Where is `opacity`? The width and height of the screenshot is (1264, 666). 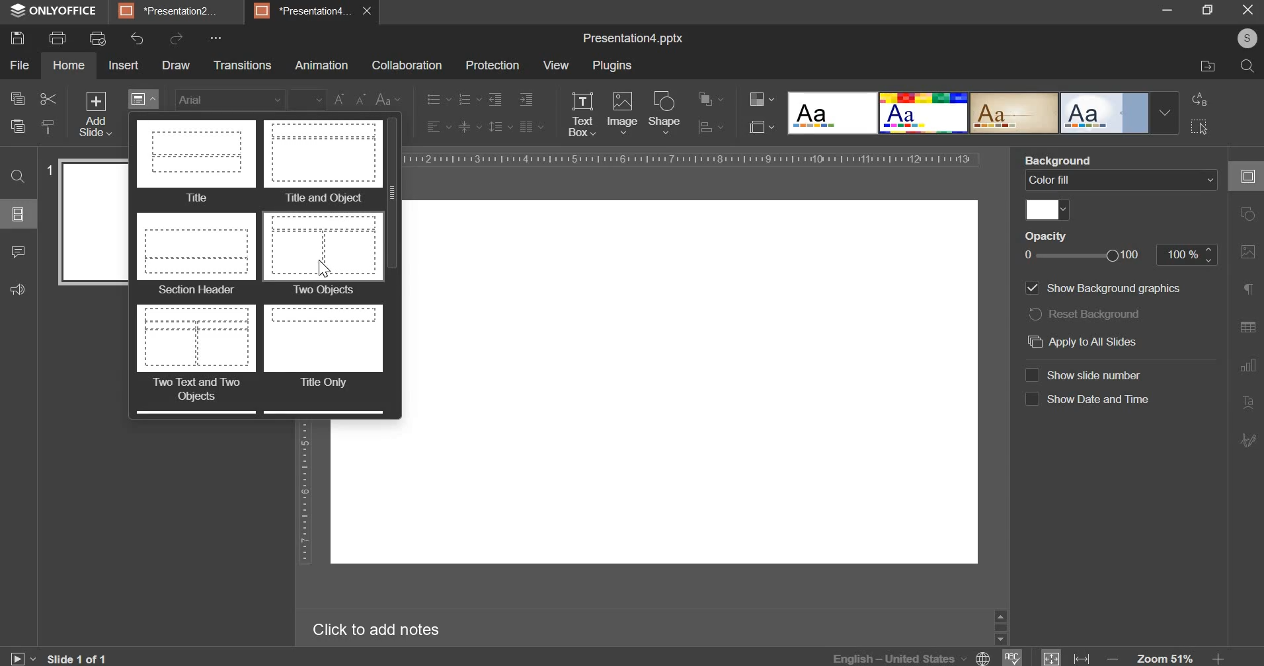 opacity is located at coordinates (1047, 237).